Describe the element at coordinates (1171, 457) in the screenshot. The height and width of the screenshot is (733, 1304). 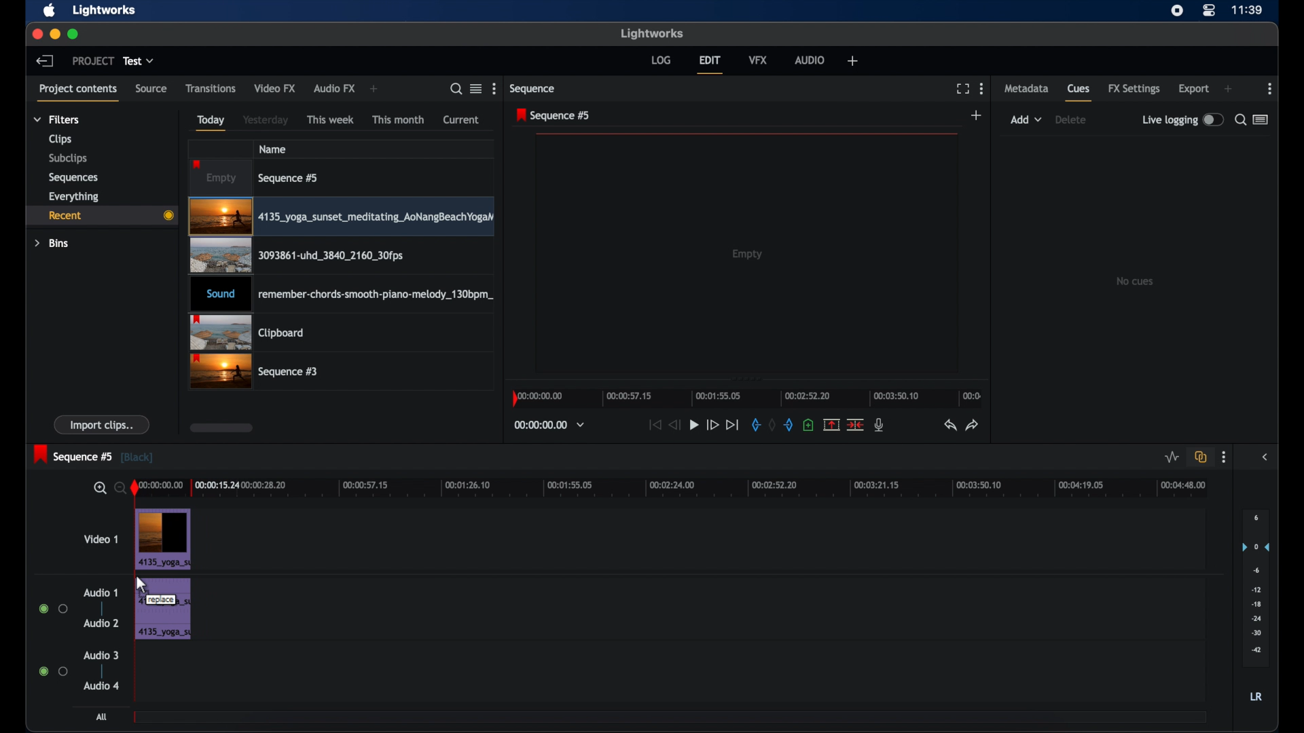
I see `toggle audio levels editing` at that location.